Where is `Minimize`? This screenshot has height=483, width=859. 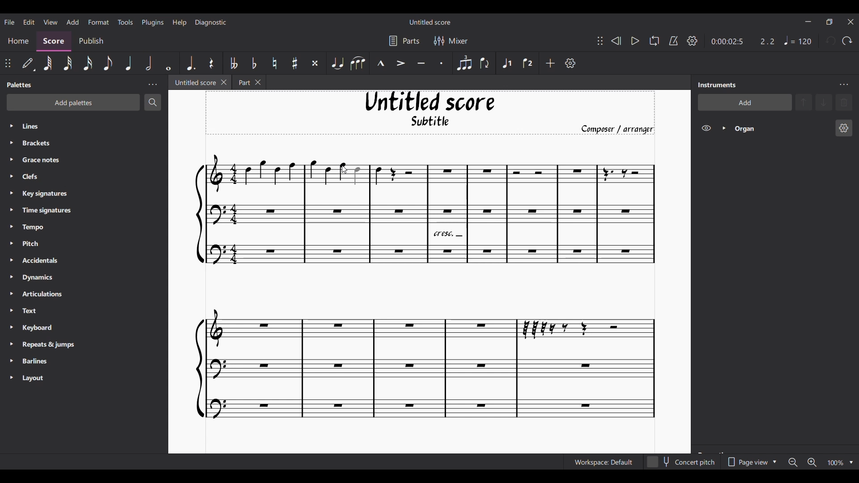 Minimize is located at coordinates (809, 21).